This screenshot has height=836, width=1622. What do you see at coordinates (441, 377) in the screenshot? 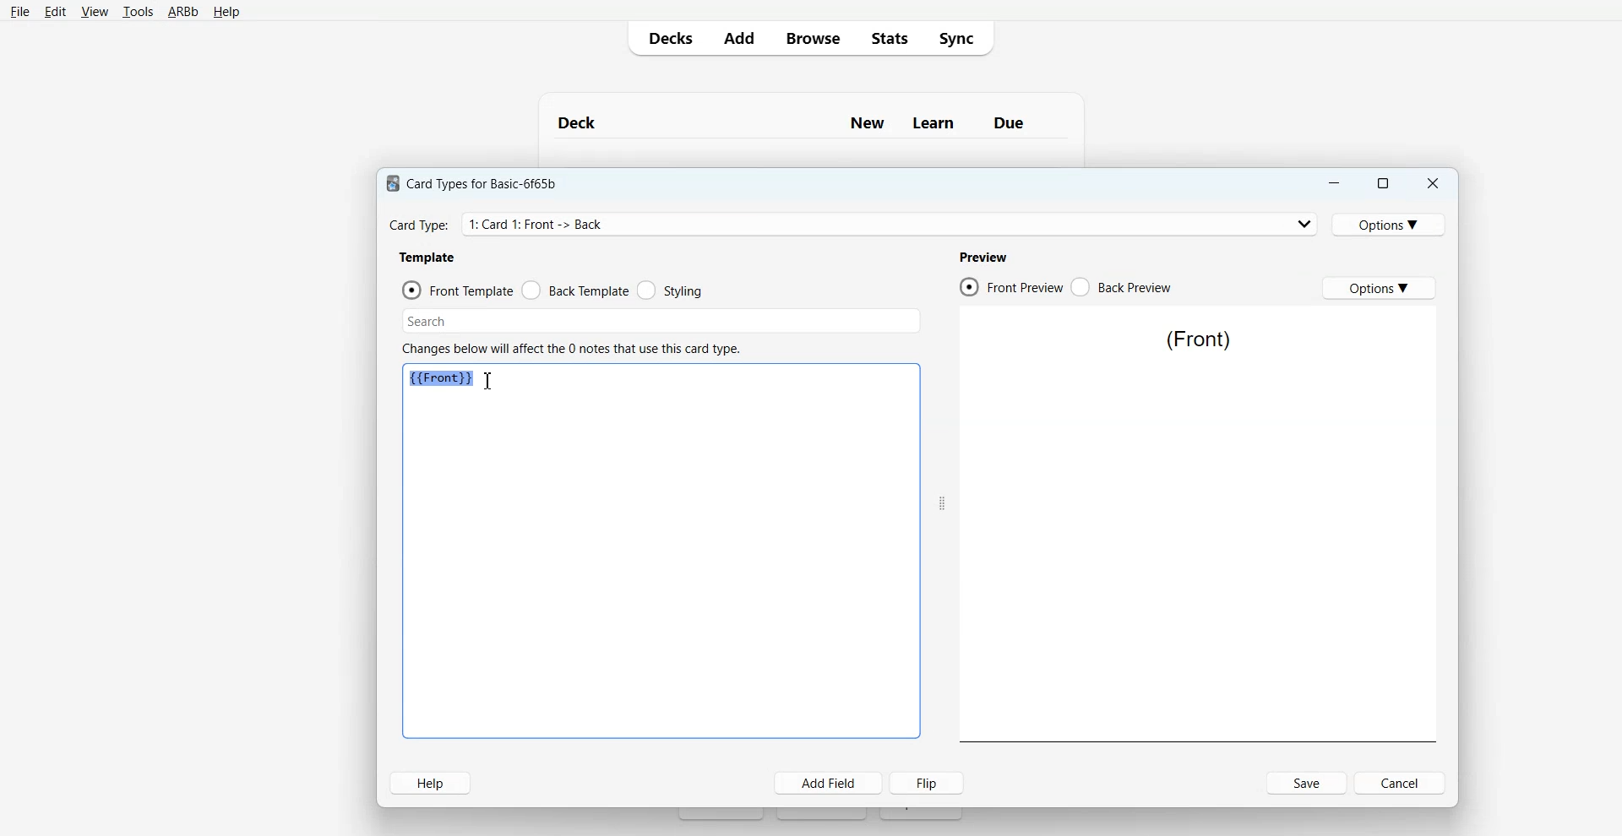
I see `Text 3` at bounding box center [441, 377].